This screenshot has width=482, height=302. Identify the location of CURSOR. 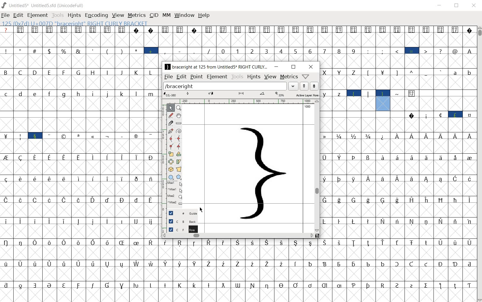
(201, 210).